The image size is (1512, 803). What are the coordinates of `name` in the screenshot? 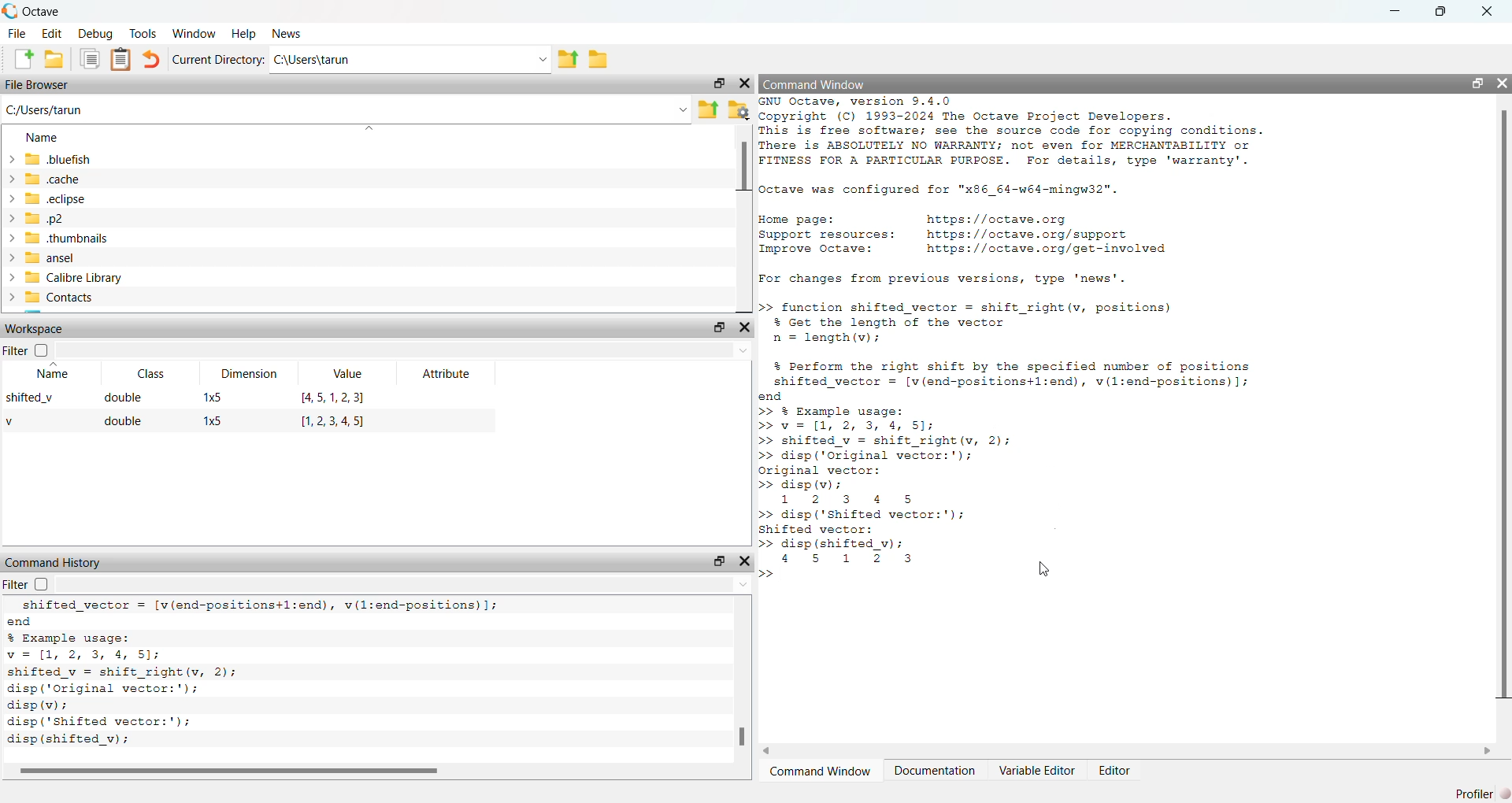 It's located at (50, 376).